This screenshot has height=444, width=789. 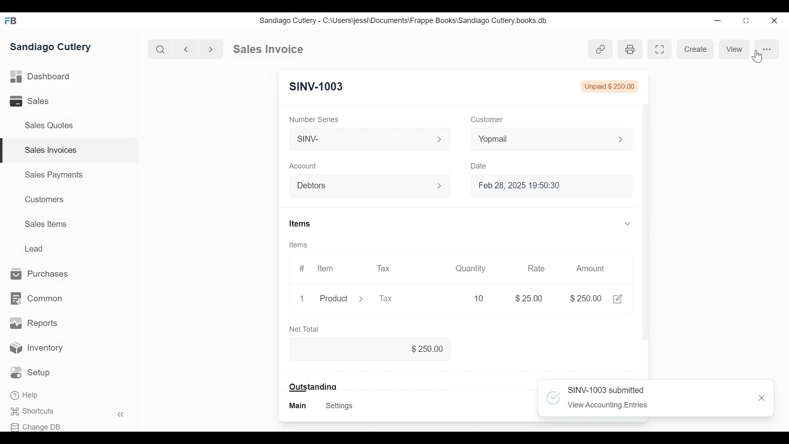 I want to click on Tax, so click(x=383, y=271).